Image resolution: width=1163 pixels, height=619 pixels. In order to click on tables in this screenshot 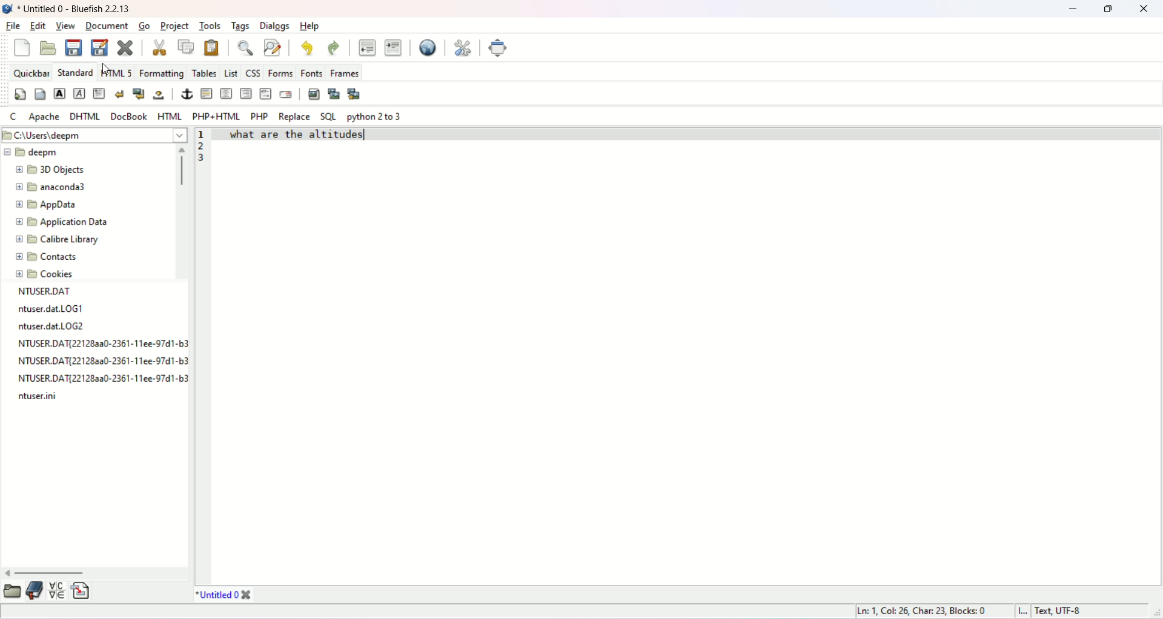, I will do `click(203, 73)`.